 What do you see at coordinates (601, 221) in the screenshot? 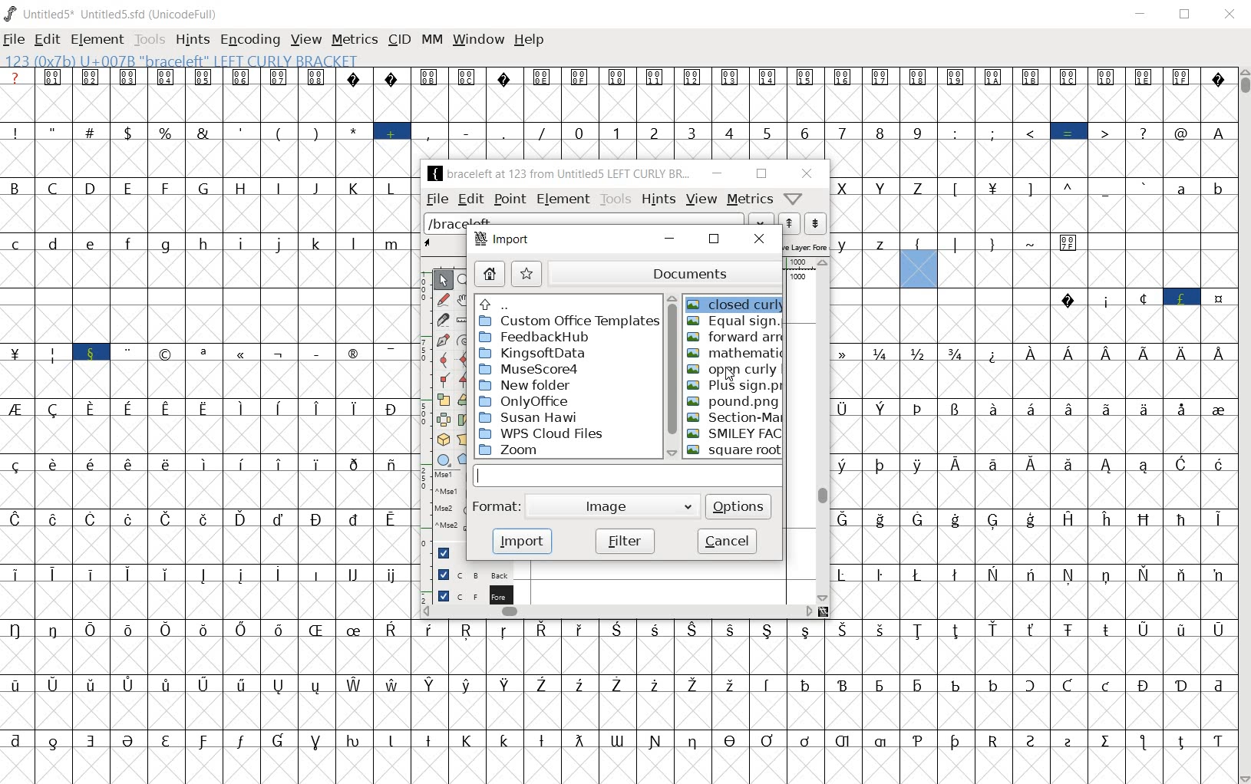
I see `load word list` at bounding box center [601, 221].